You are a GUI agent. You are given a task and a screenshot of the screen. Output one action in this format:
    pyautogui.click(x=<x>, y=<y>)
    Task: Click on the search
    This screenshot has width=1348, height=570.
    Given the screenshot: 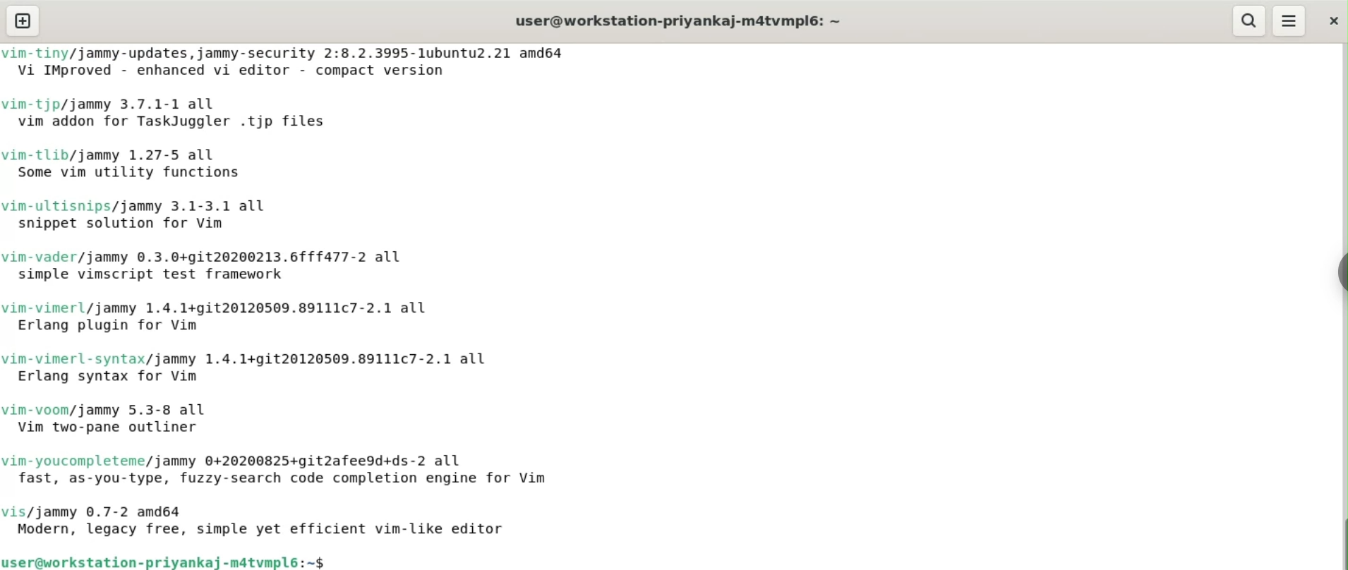 What is the action you would take?
    pyautogui.click(x=1246, y=21)
    